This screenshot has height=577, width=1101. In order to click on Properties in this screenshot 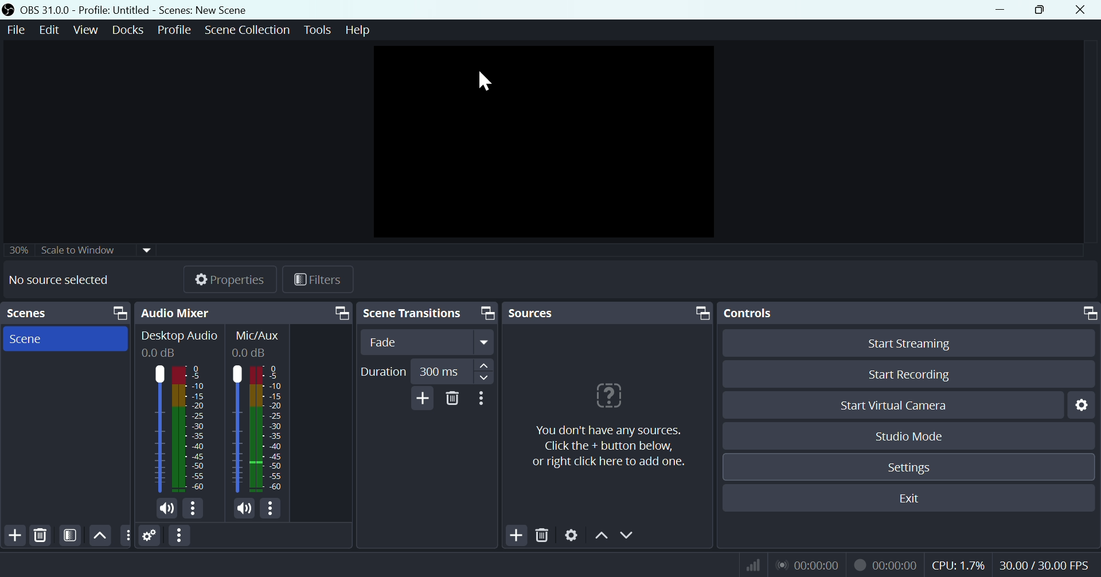, I will do `click(229, 279)`.